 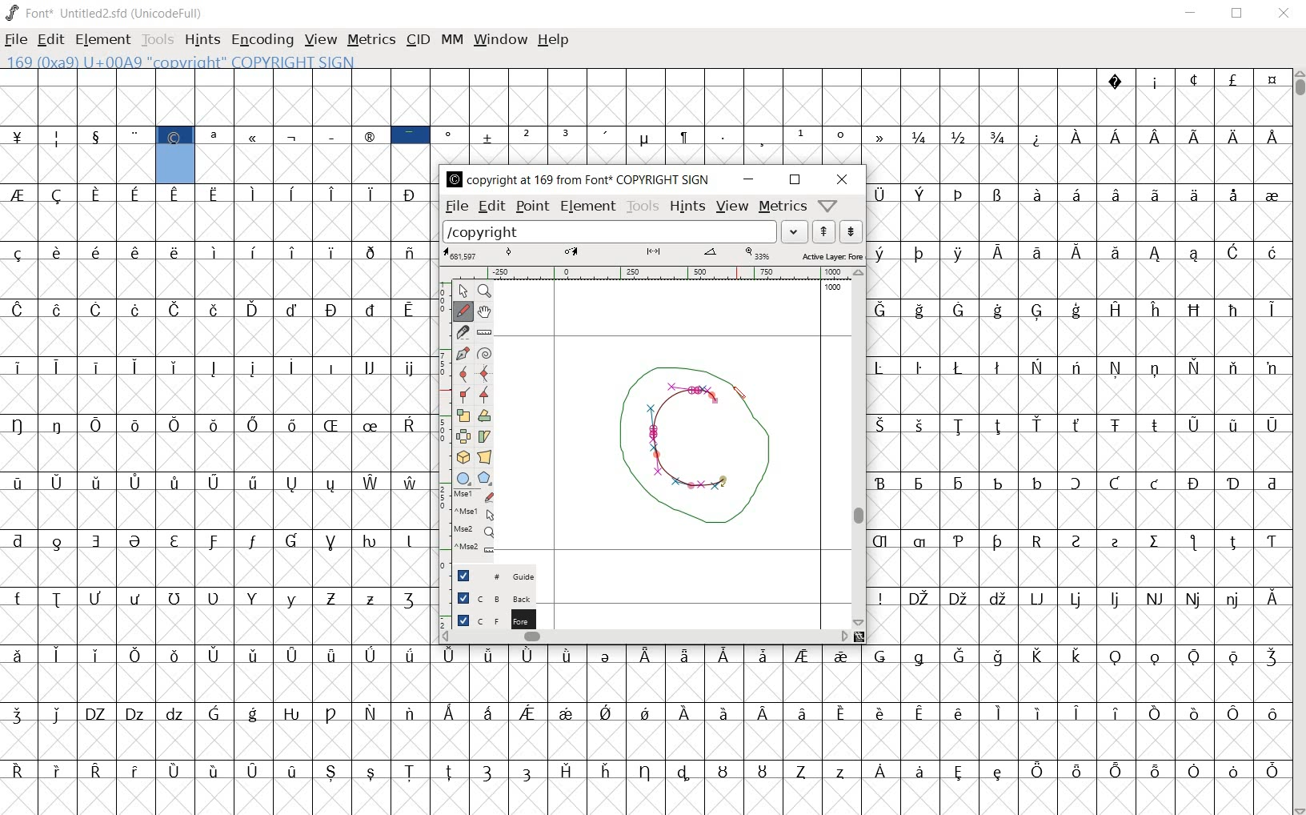 What do you see at coordinates (696, 452) in the screenshot?
I see `designing copyright glyph` at bounding box center [696, 452].